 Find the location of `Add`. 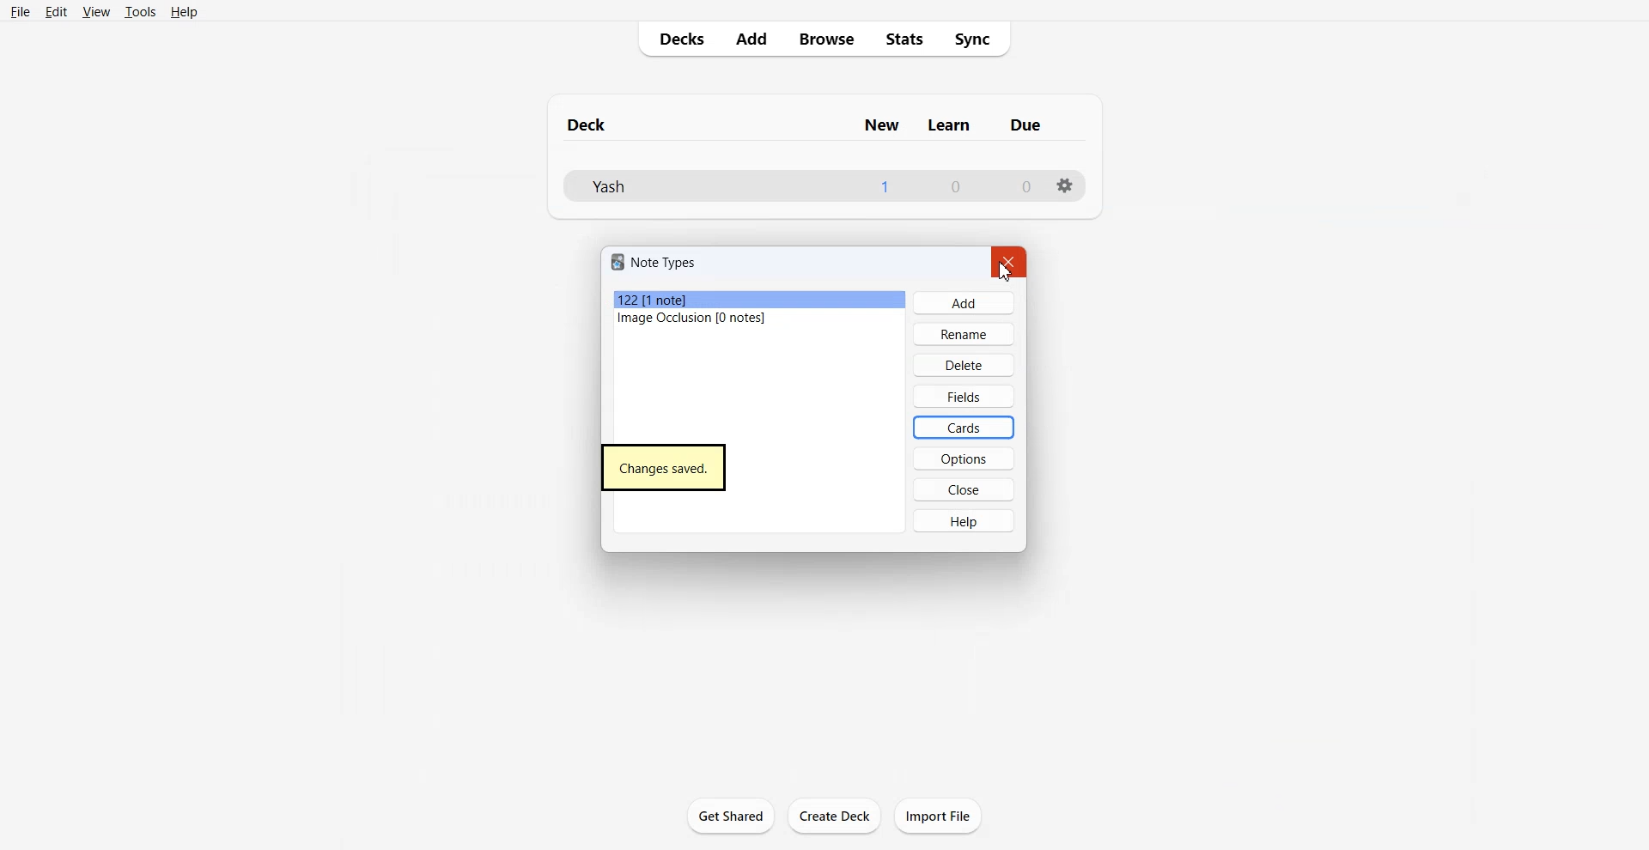

Add is located at coordinates (963, 302).